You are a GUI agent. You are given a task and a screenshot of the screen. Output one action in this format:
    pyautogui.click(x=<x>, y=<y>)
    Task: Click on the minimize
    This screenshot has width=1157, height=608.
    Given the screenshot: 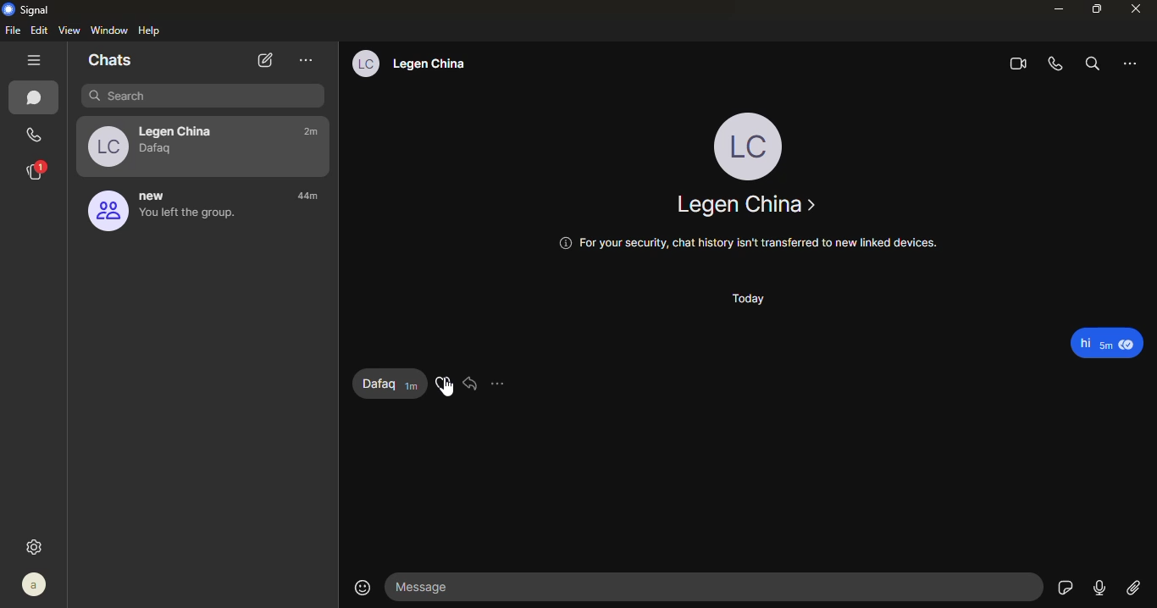 What is the action you would take?
    pyautogui.click(x=1056, y=9)
    